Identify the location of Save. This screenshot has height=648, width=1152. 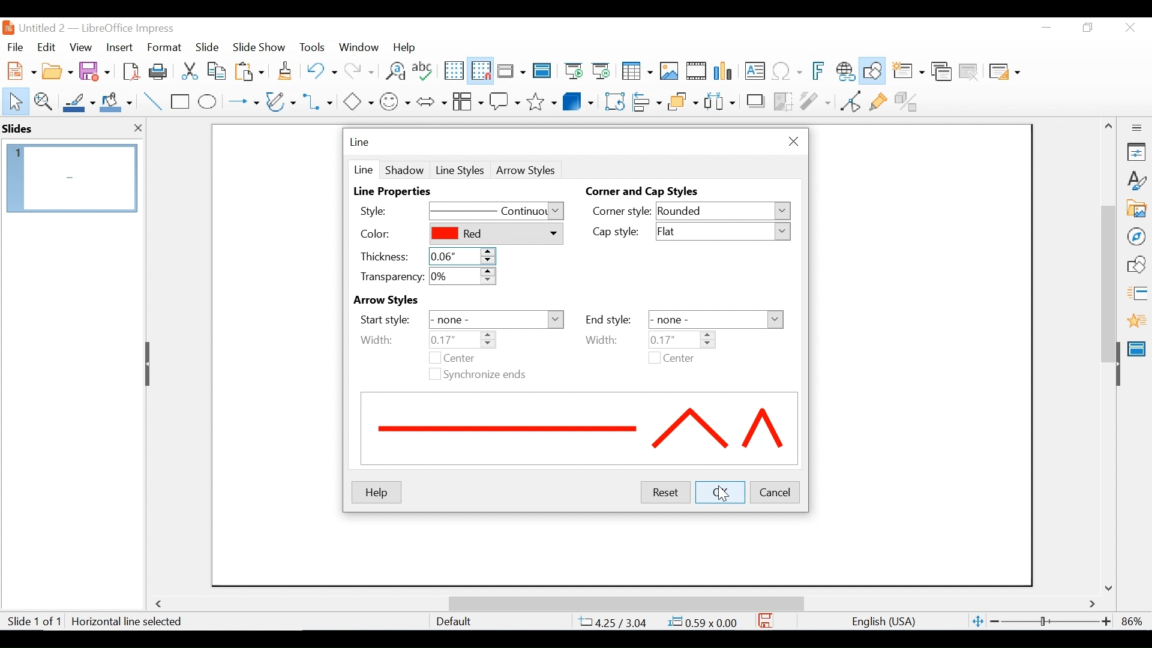
(766, 620).